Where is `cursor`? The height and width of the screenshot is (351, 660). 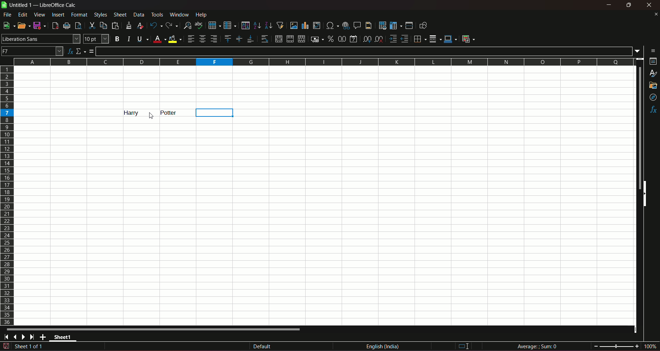 cursor is located at coordinates (151, 116).